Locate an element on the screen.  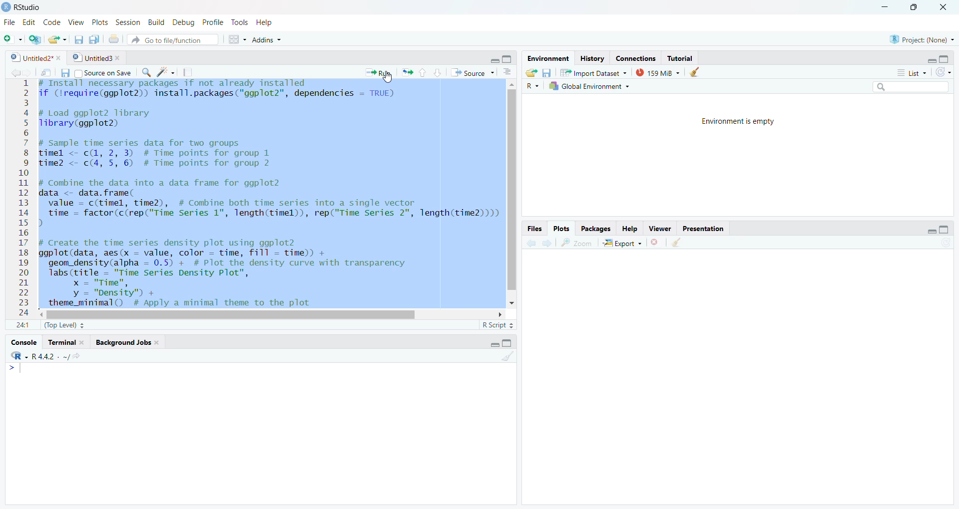
Close is located at coordinates (943, 8).